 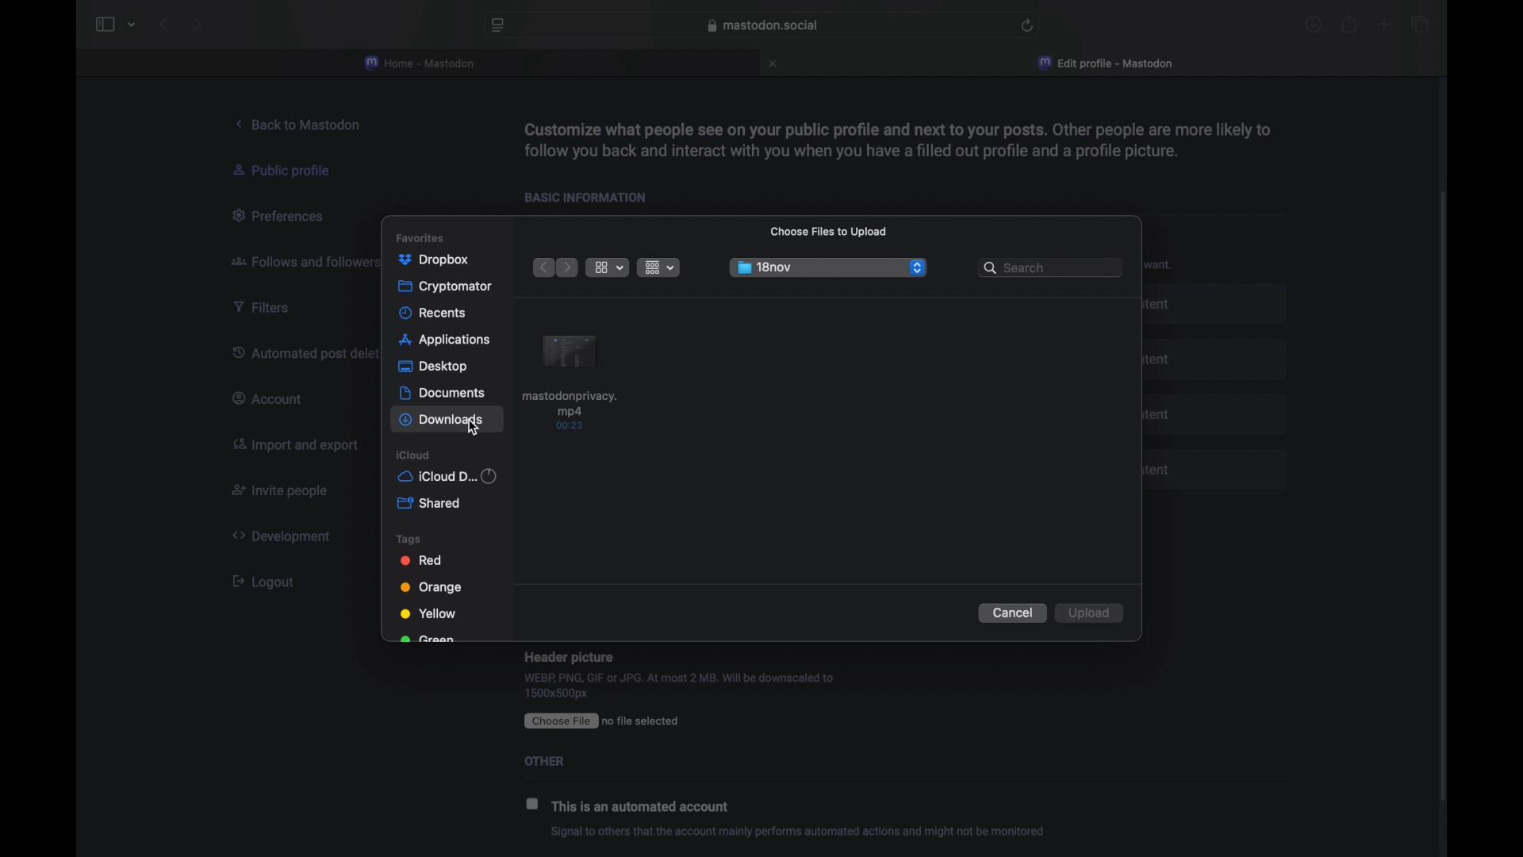 What do you see at coordinates (280, 492) in the screenshot?
I see `invite people` at bounding box center [280, 492].